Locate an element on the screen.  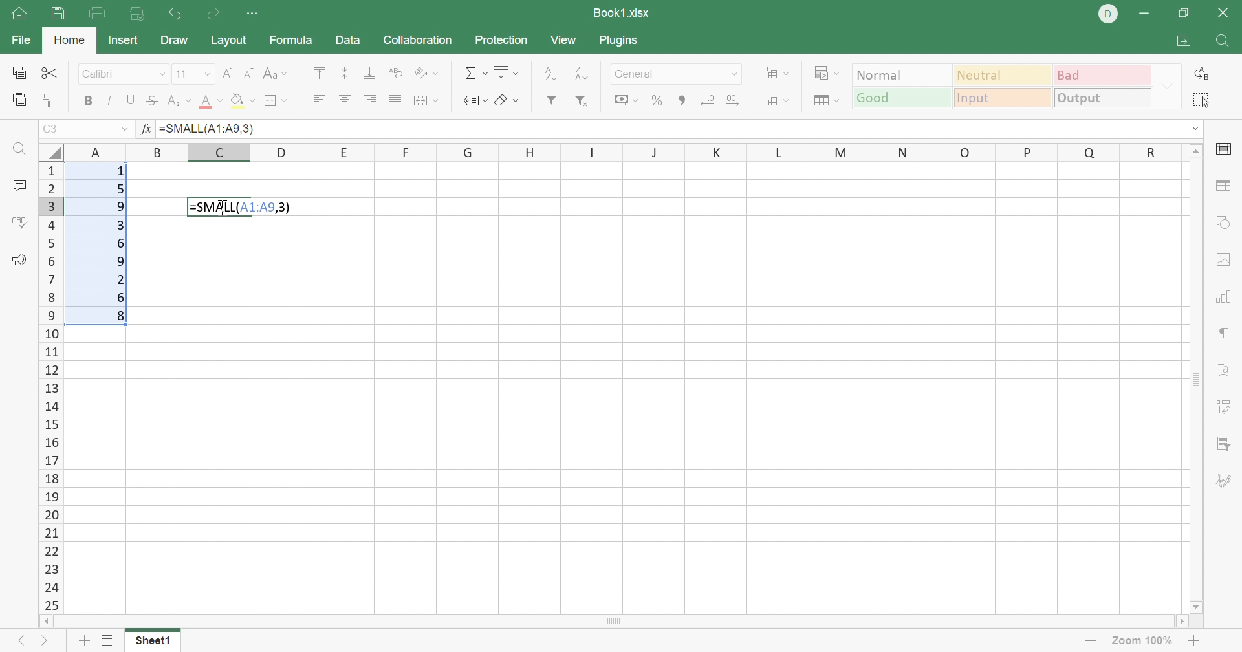
Cursor is located at coordinates (224, 208).